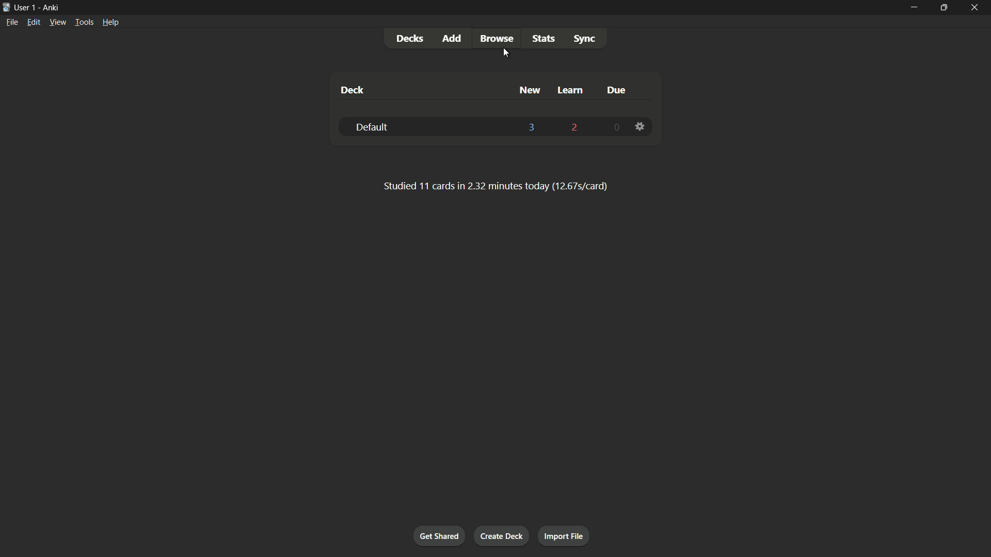  I want to click on default, so click(373, 128).